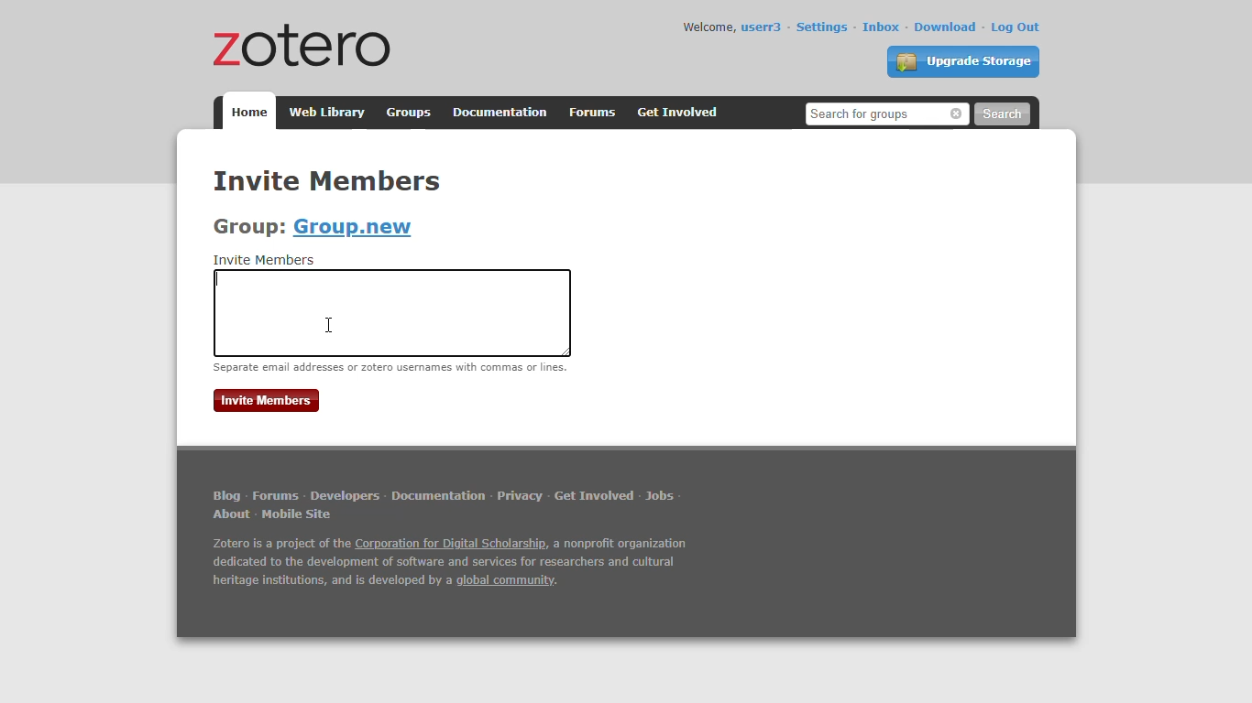 The height and width of the screenshot is (703, 1252). What do you see at coordinates (962, 61) in the screenshot?
I see `upgrade storage` at bounding box center [962, 61].